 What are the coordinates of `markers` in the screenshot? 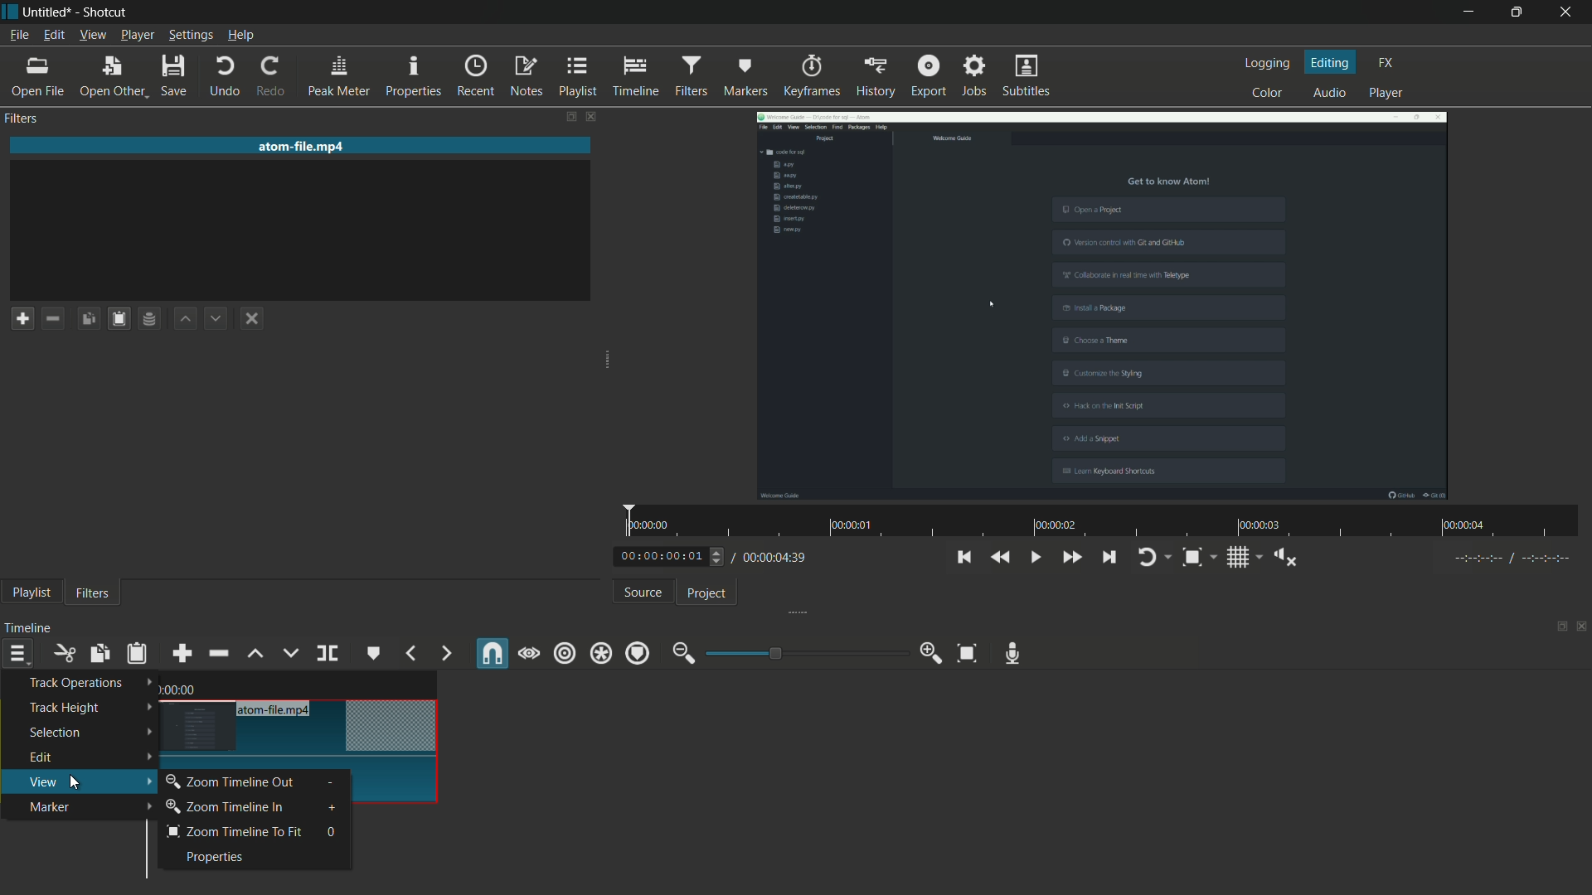 It's located at (747, 75).